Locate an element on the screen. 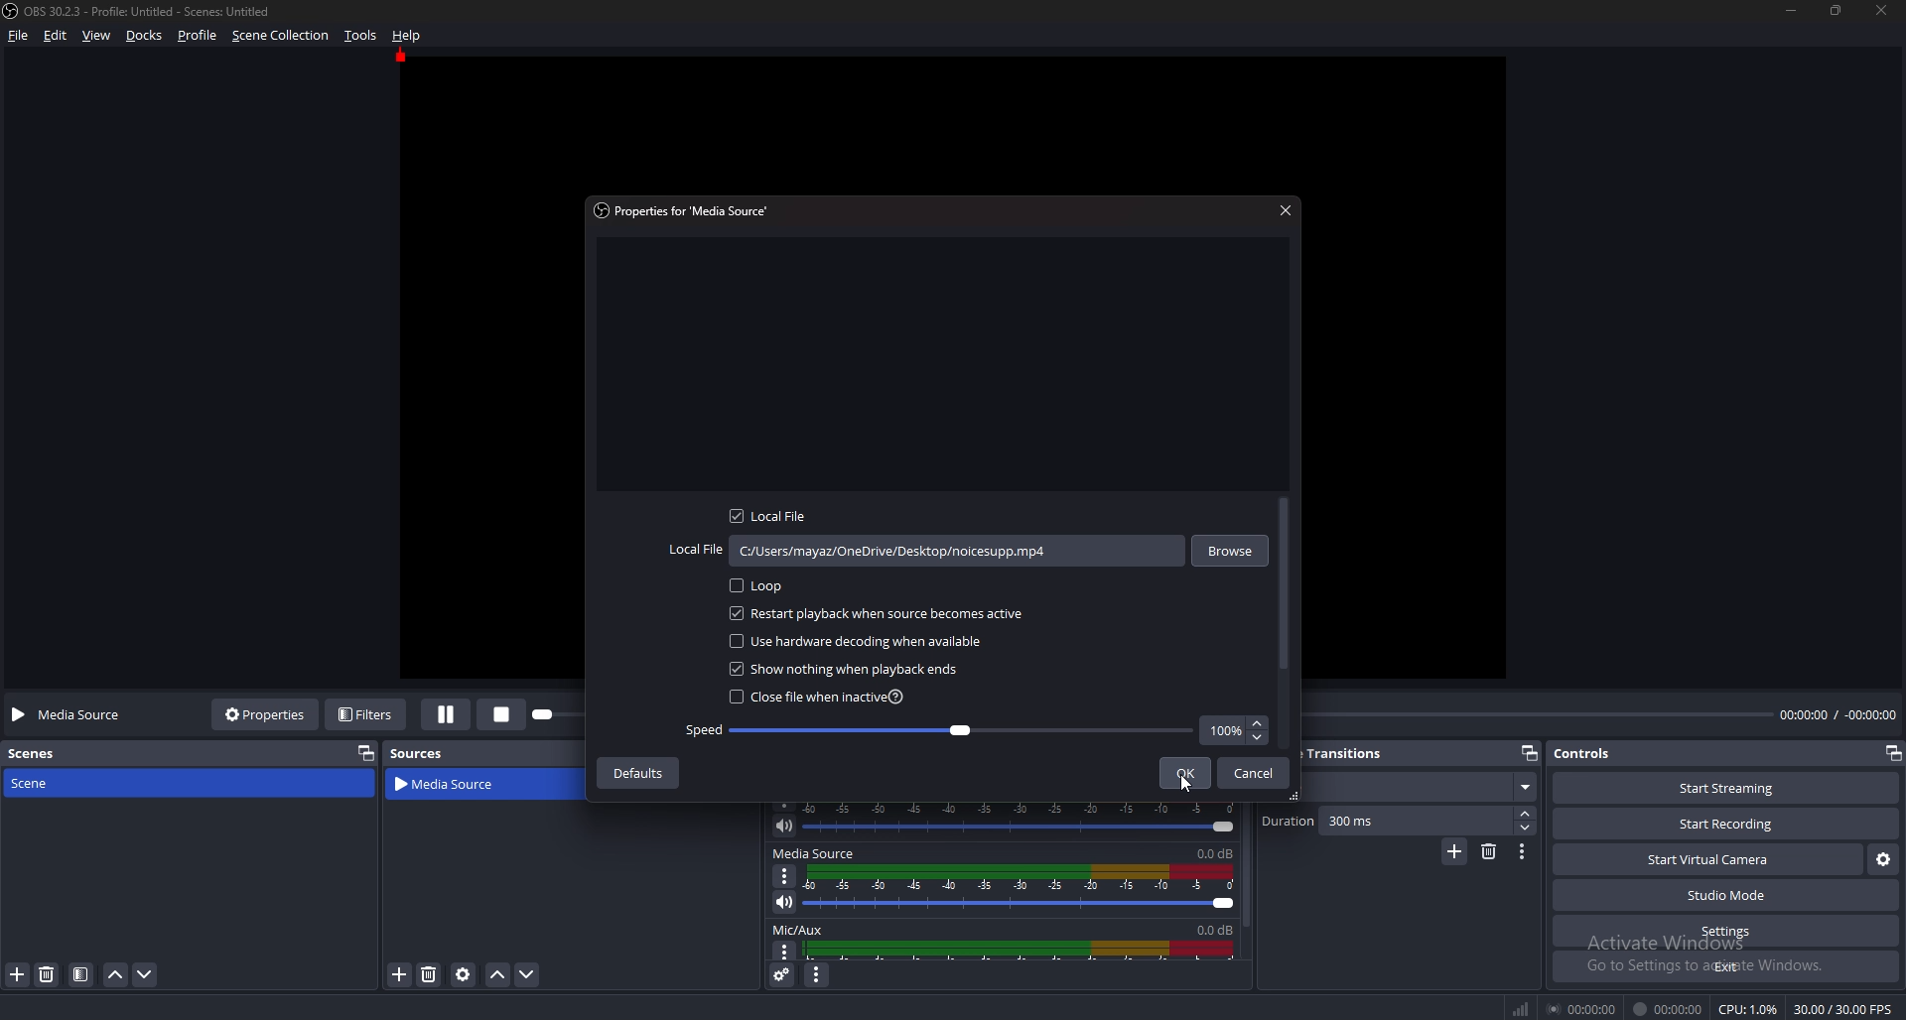 This screenshot has width=1906, height=1020. close is located at coordinates (1883, 10).